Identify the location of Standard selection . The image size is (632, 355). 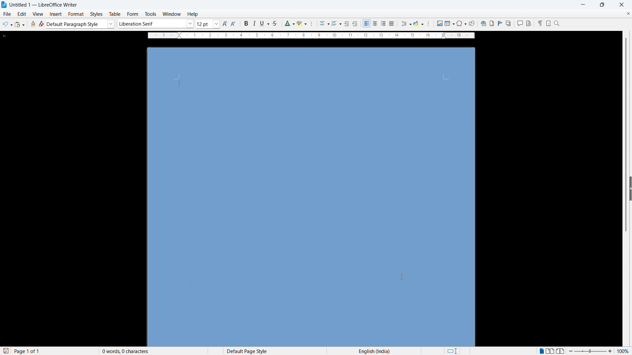
(452, 351).